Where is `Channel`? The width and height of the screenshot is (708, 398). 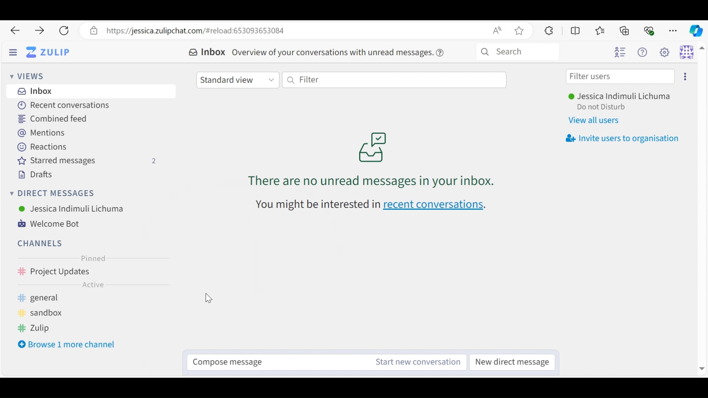 Channel is located at coordinates (85, 286).